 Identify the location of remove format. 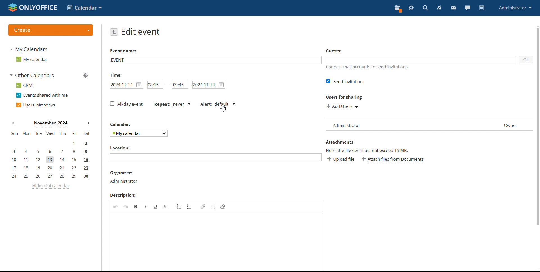
(223, 206).